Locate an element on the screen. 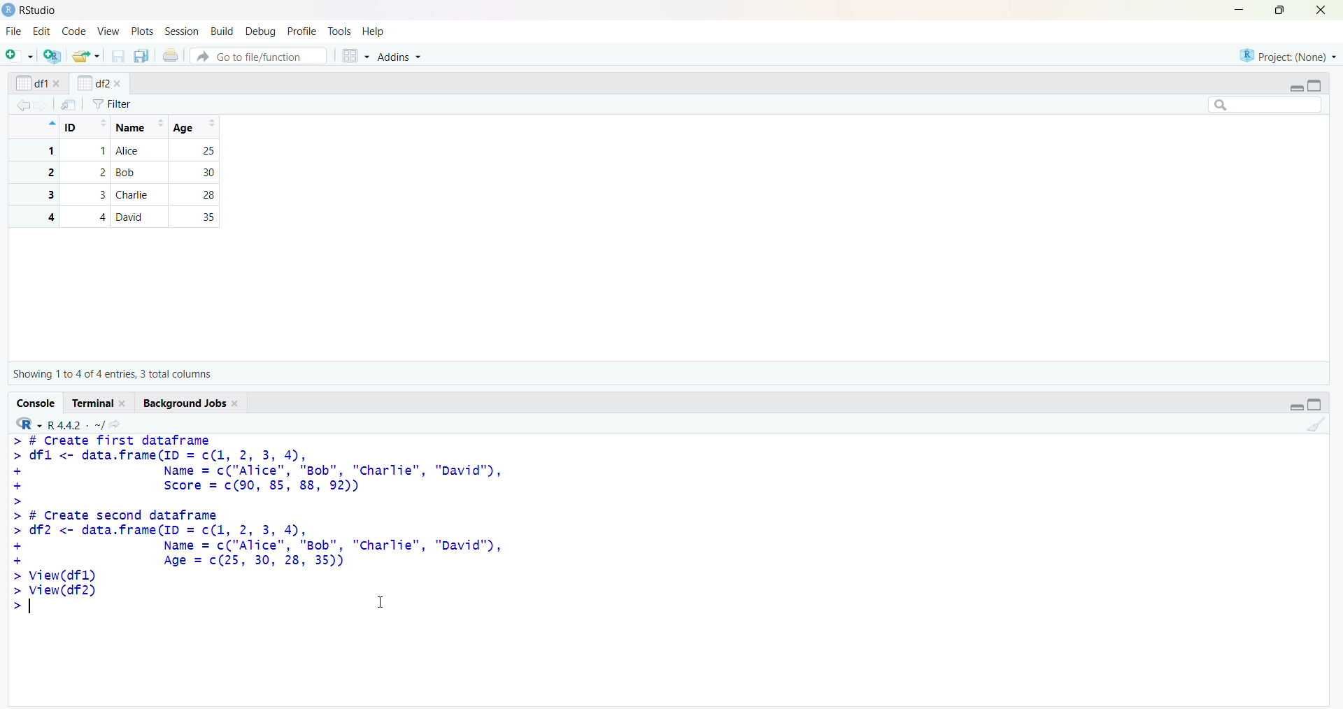 The height and width of the screenshot is (709, 1343). Collapse/expand  is located at coordinates (1296, 407).